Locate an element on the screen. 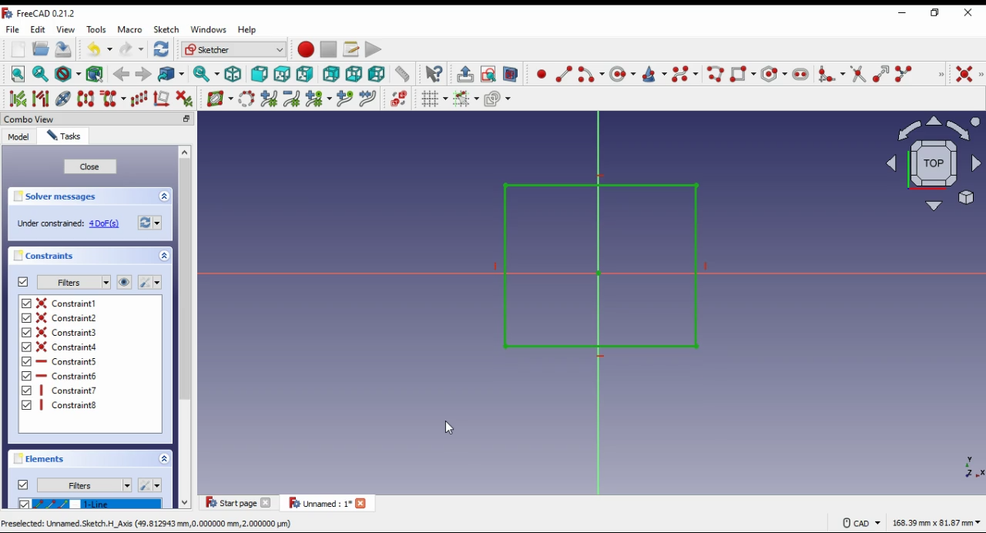 The width and height of the screenshot is (986, 533). what's this is located at coordinates (434, 74).